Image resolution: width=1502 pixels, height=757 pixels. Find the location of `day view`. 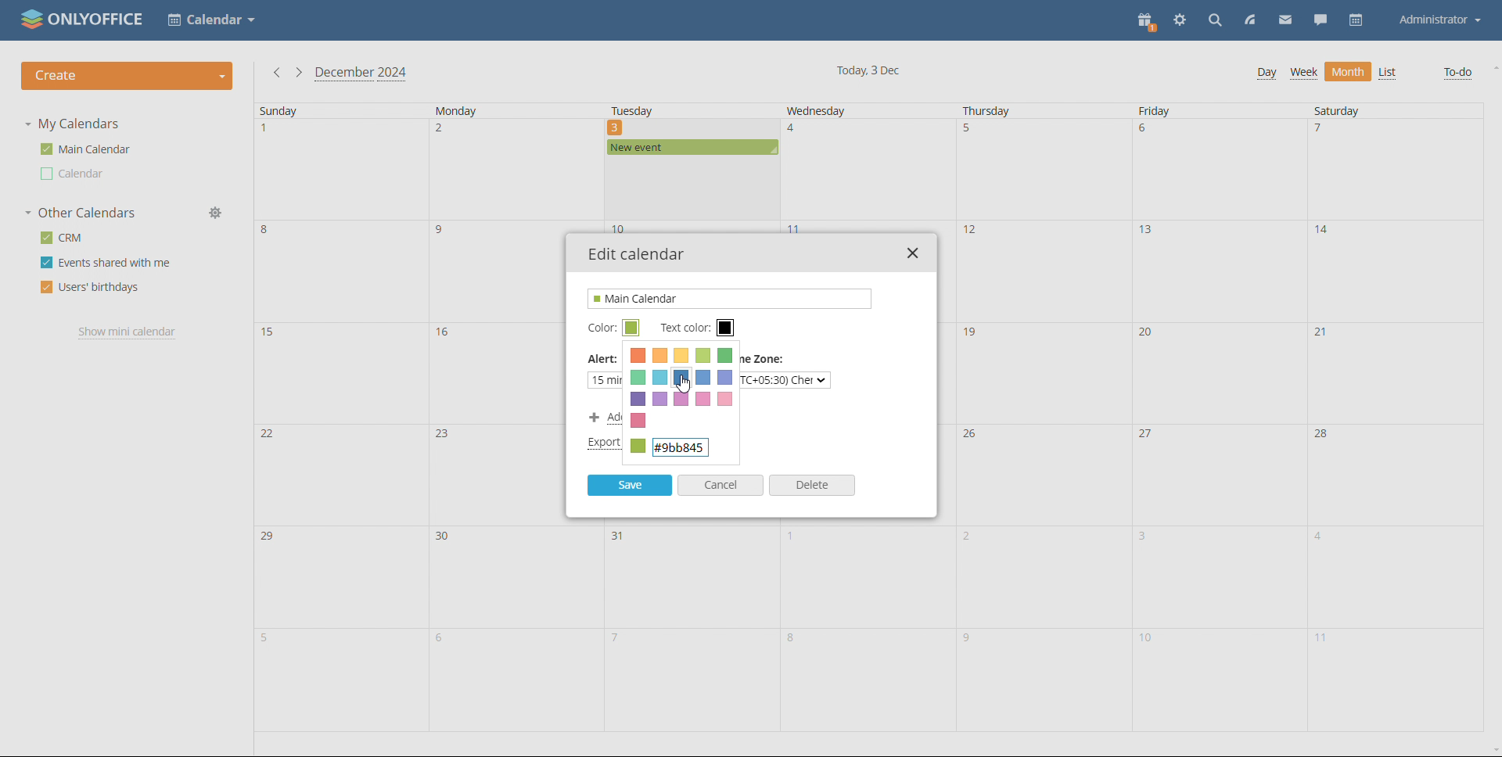

day view is located at coordinates (1267, 74).